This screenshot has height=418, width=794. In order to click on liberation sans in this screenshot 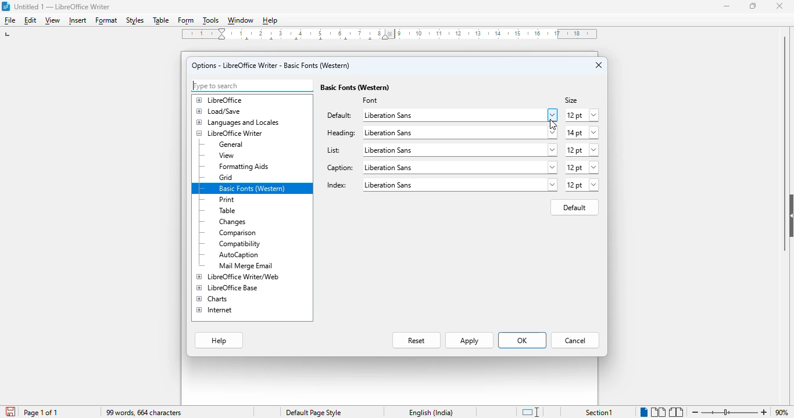, I will do `click(460, 132)`.